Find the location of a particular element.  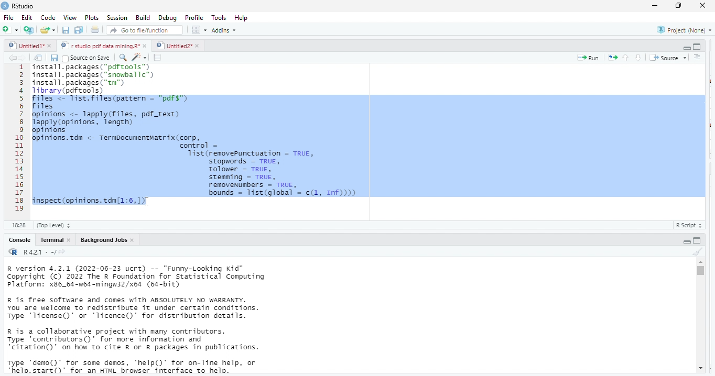

source is located at coordinates (667, 58).